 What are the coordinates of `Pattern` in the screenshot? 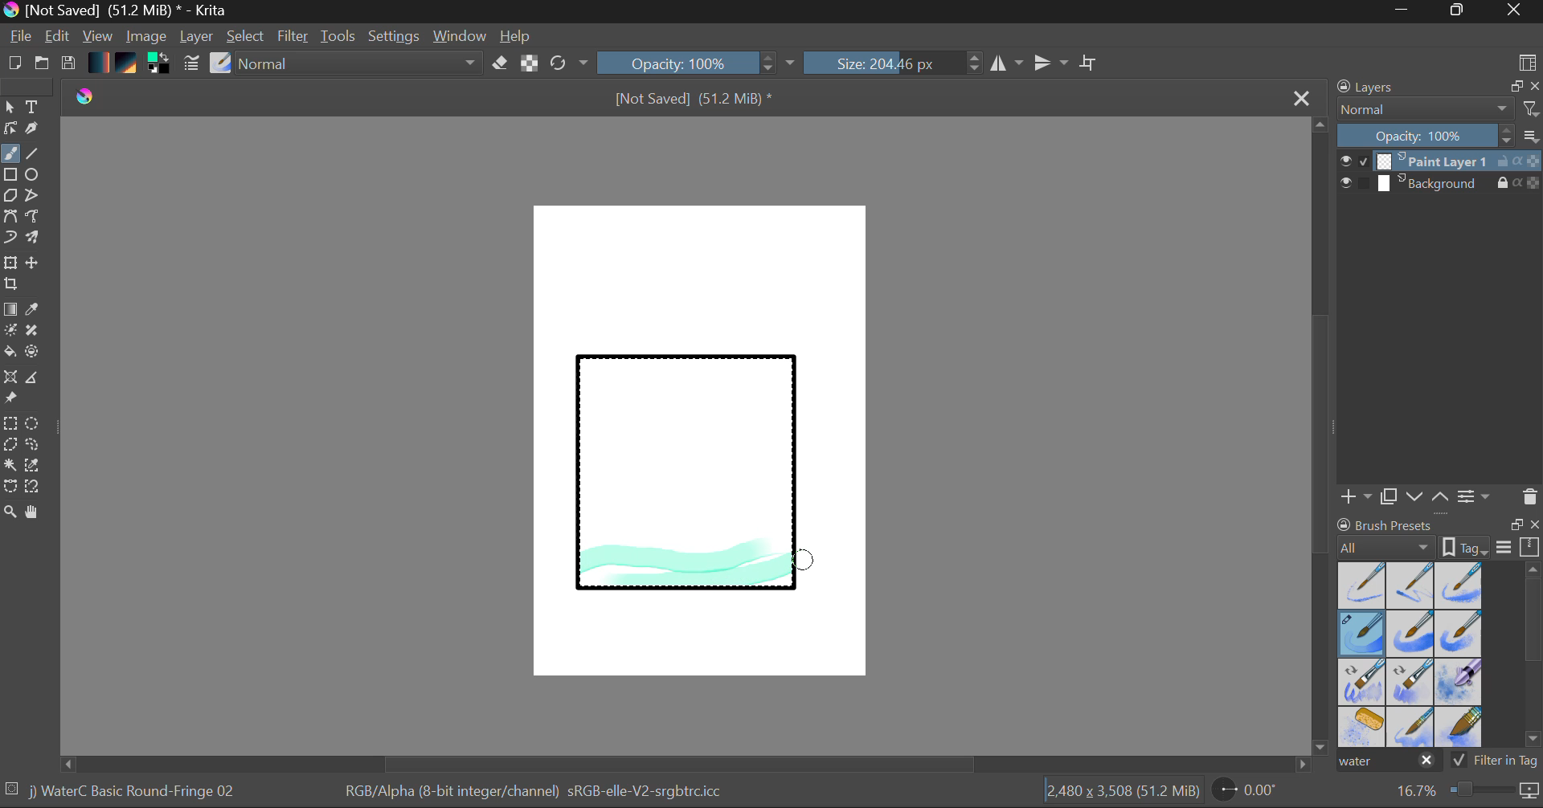 It's located at (129, 64).